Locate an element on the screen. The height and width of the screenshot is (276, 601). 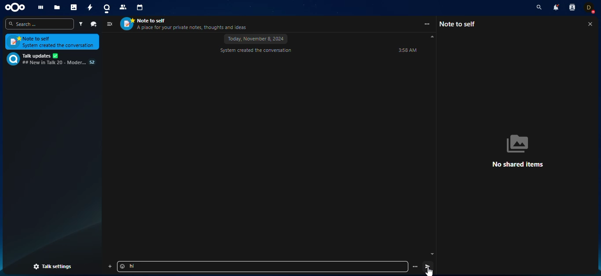
send is located at coordinates (427, 266).